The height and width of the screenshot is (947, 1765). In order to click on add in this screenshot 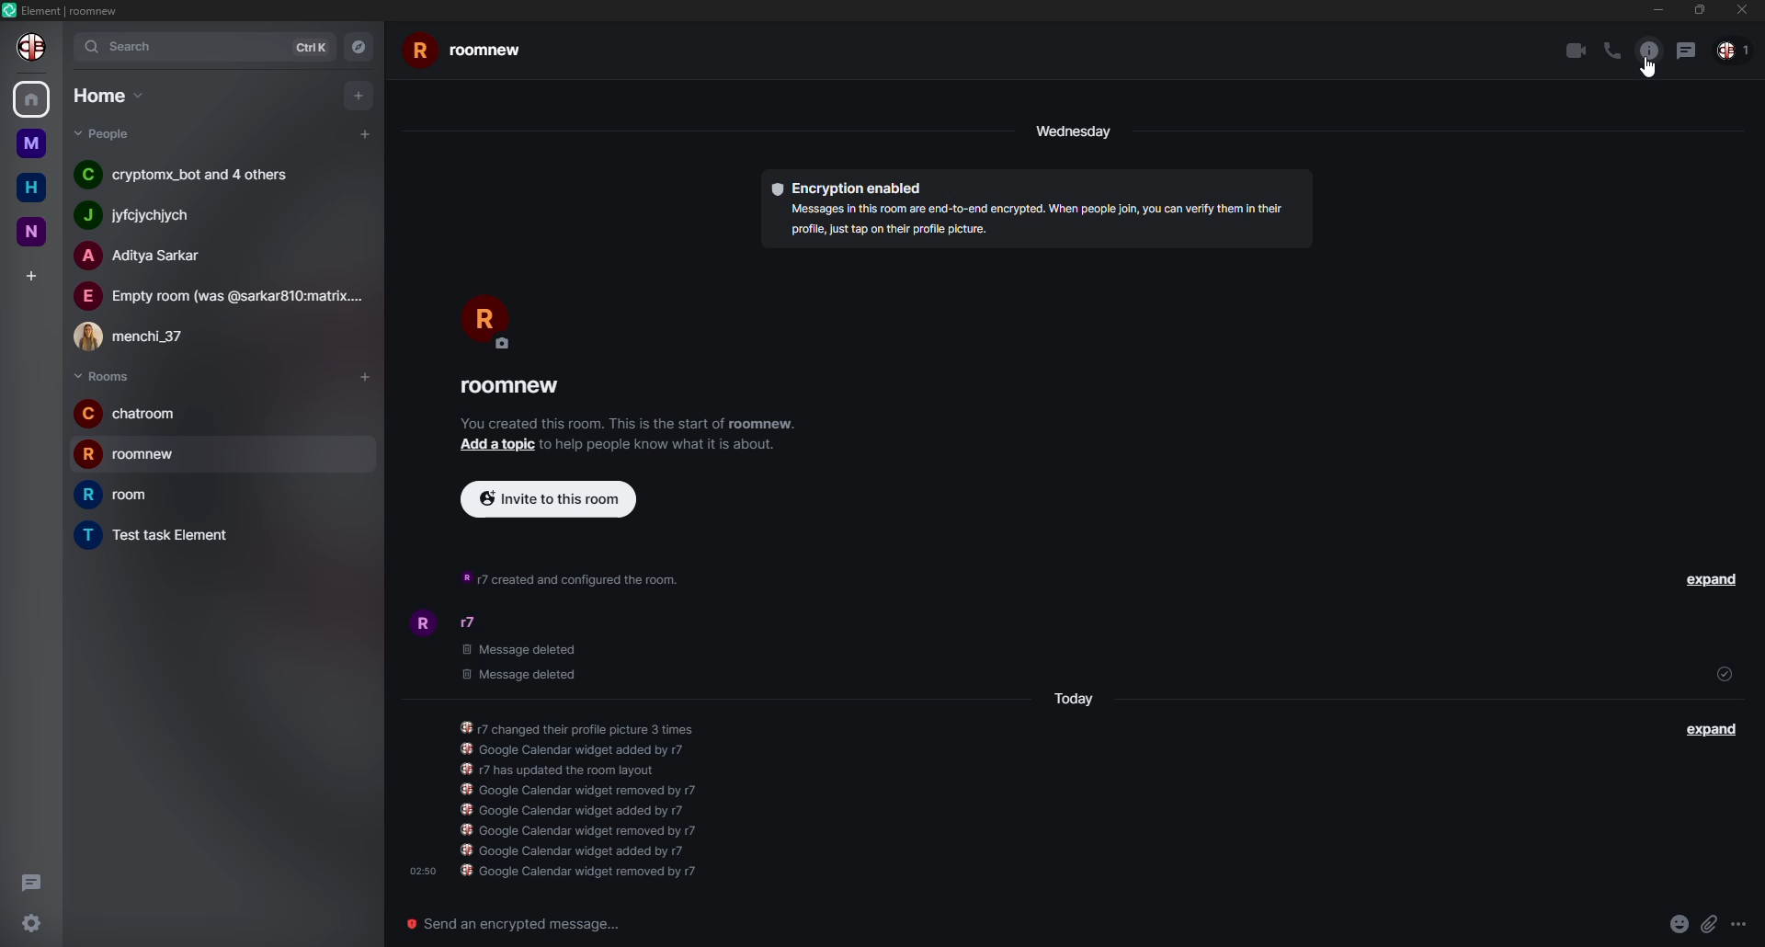, I will do `click(362, 131)`.